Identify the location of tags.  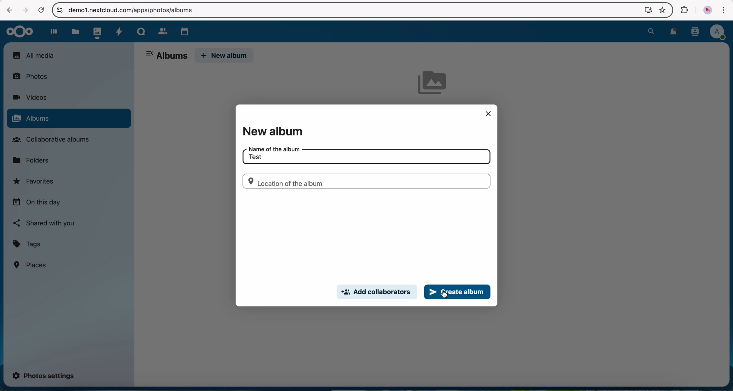
(27, 244).